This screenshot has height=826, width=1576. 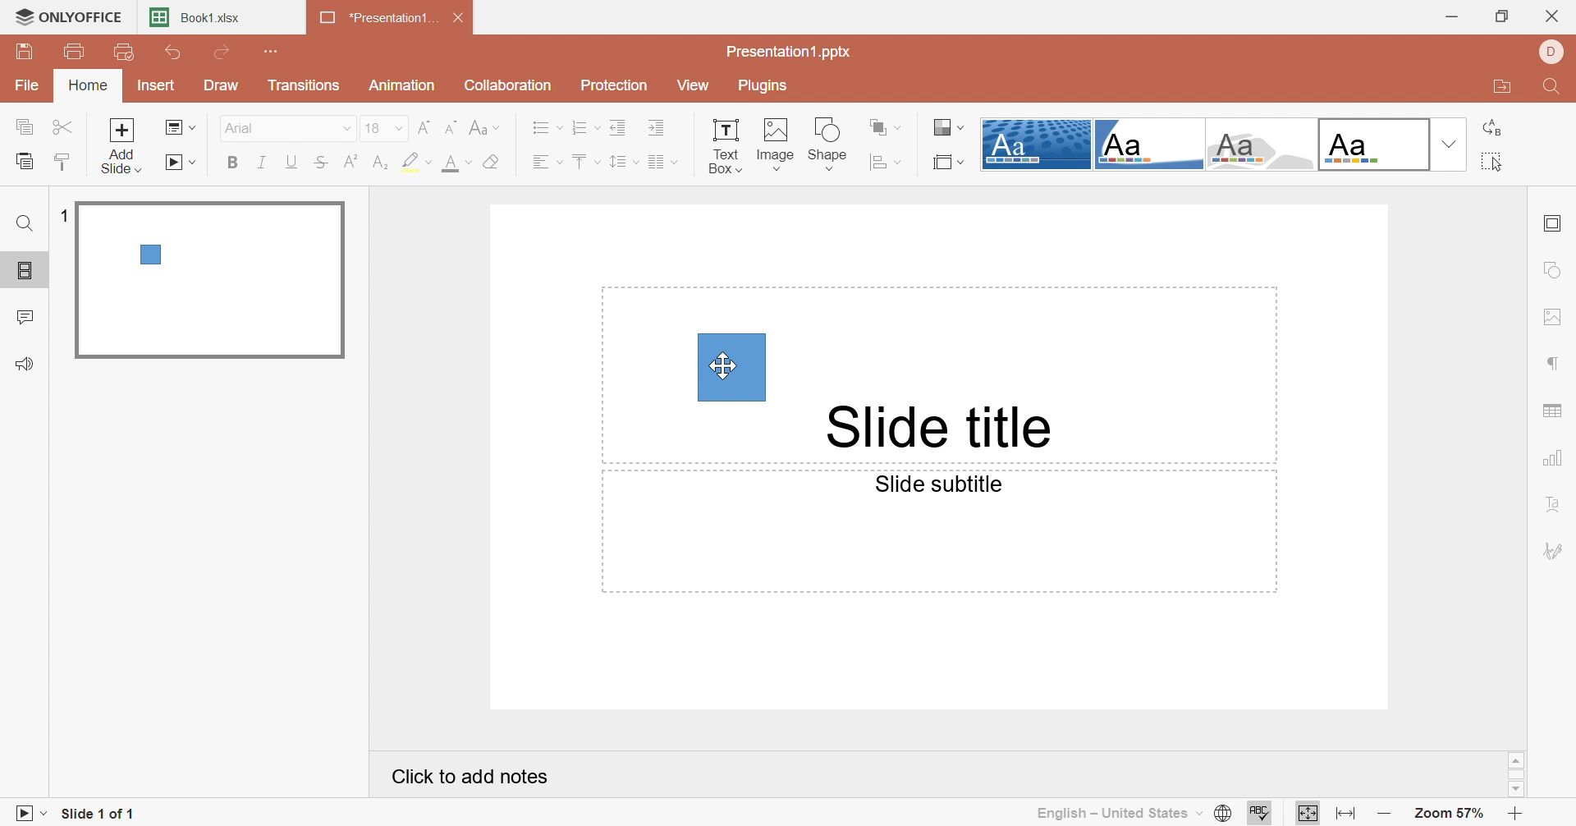 What do you see at coordinates (91, 87) in the screenshot?
I see `Home` at bounding box center [91, 87].